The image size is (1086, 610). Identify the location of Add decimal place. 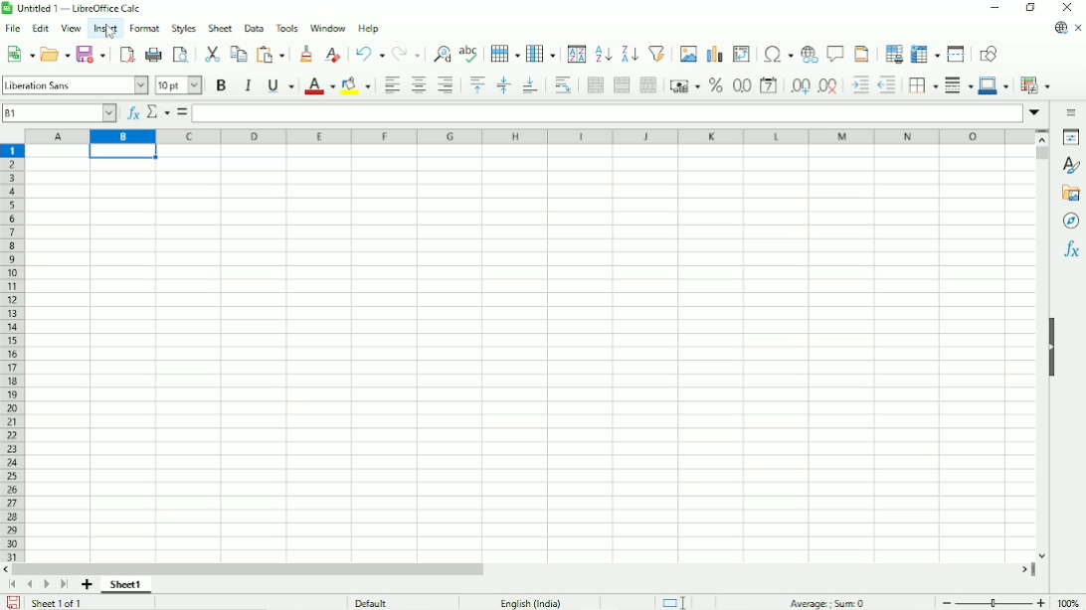
(798, 85).